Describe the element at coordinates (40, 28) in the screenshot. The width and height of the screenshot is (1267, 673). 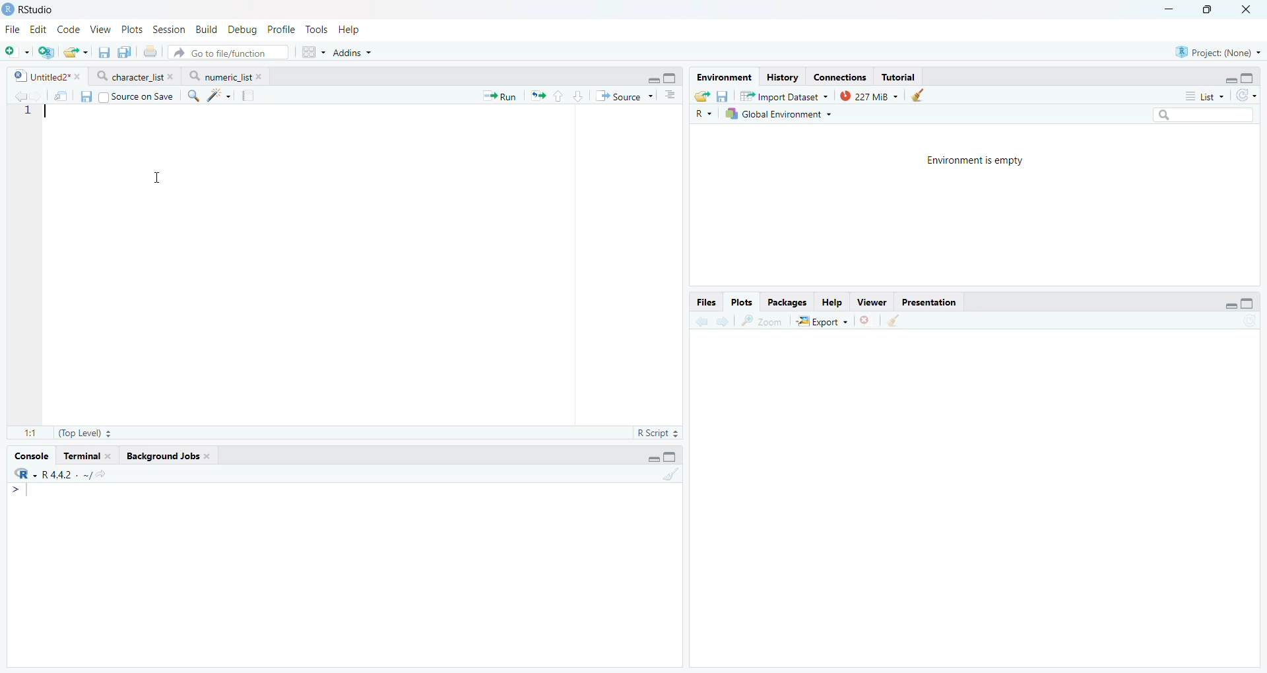
I see `Edit` at that location.